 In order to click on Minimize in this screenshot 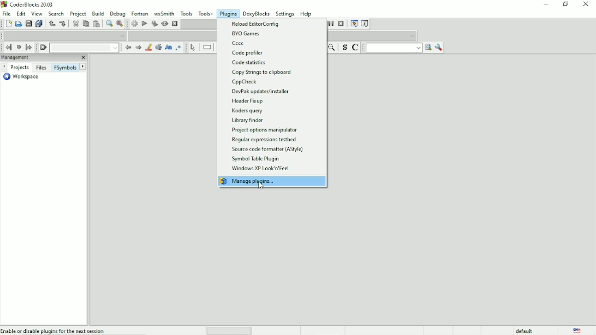, I will do `click(545, 4)`.